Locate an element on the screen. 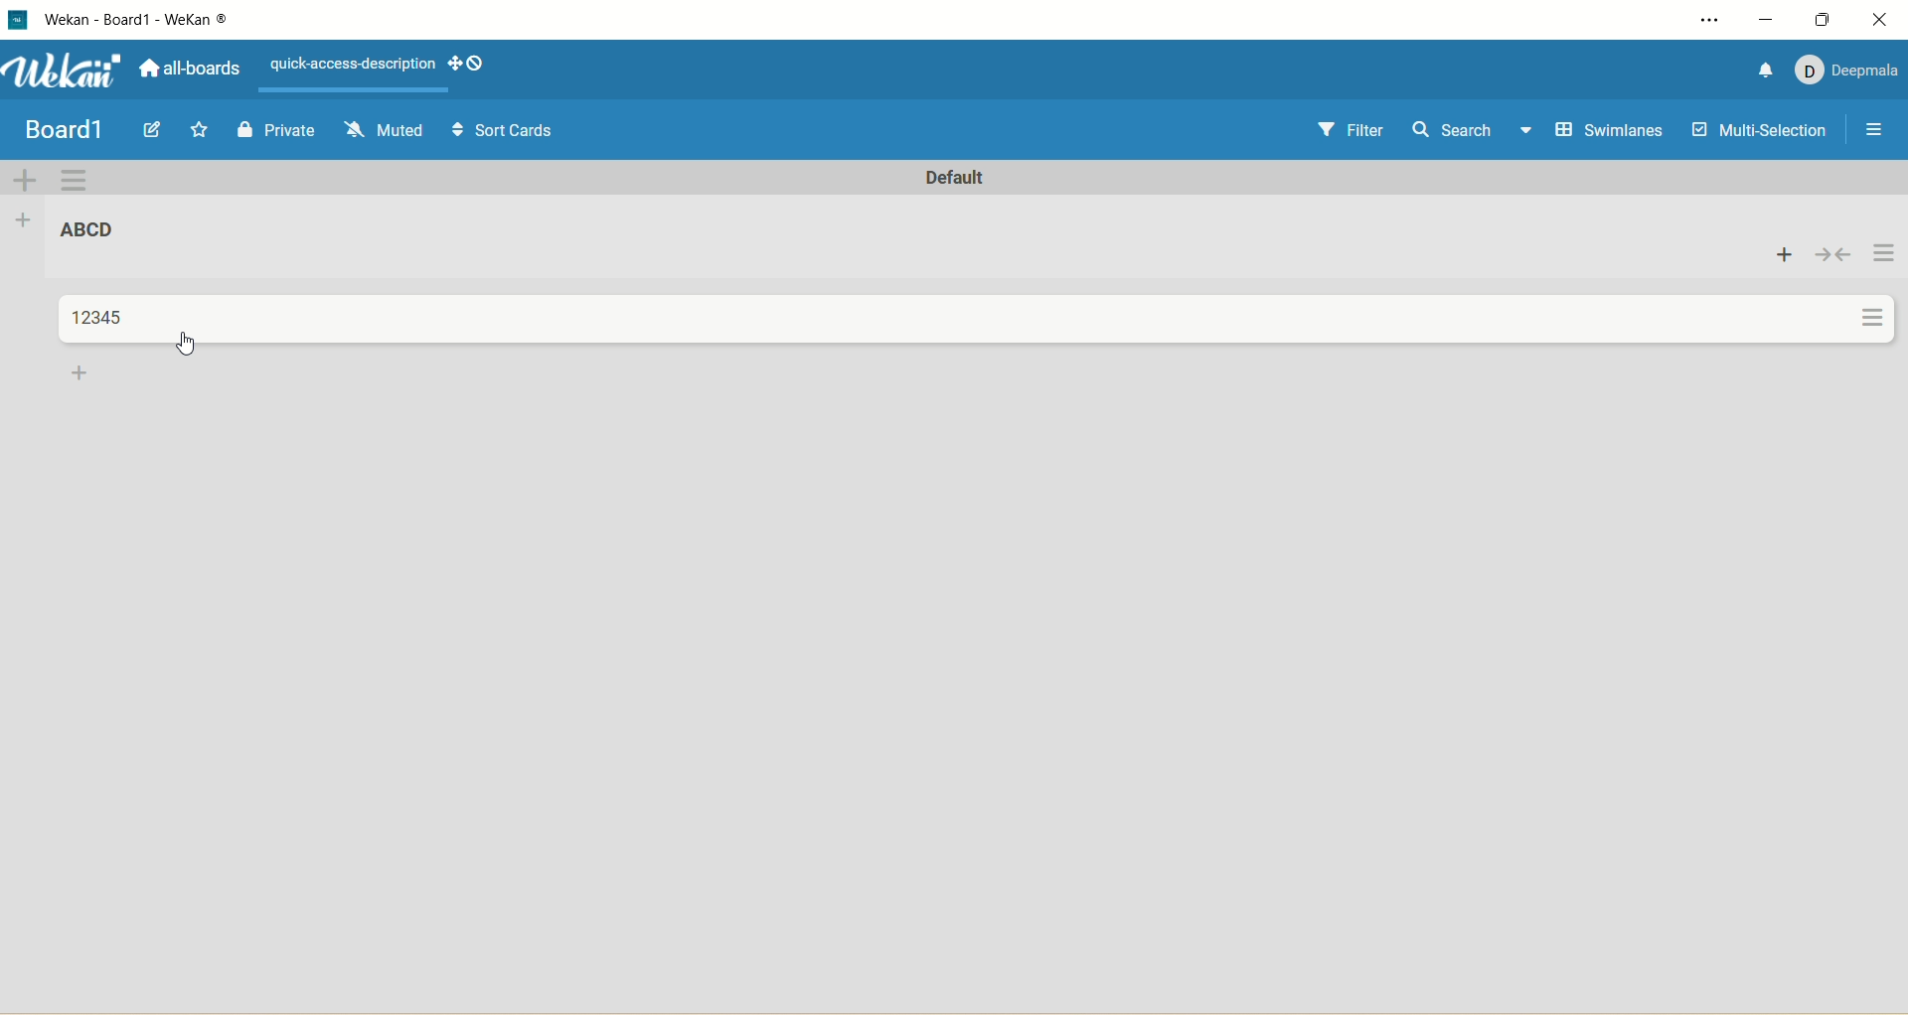 The width and height of the screenshot is (1908, 1015). title is located at coordinates (172, 20).